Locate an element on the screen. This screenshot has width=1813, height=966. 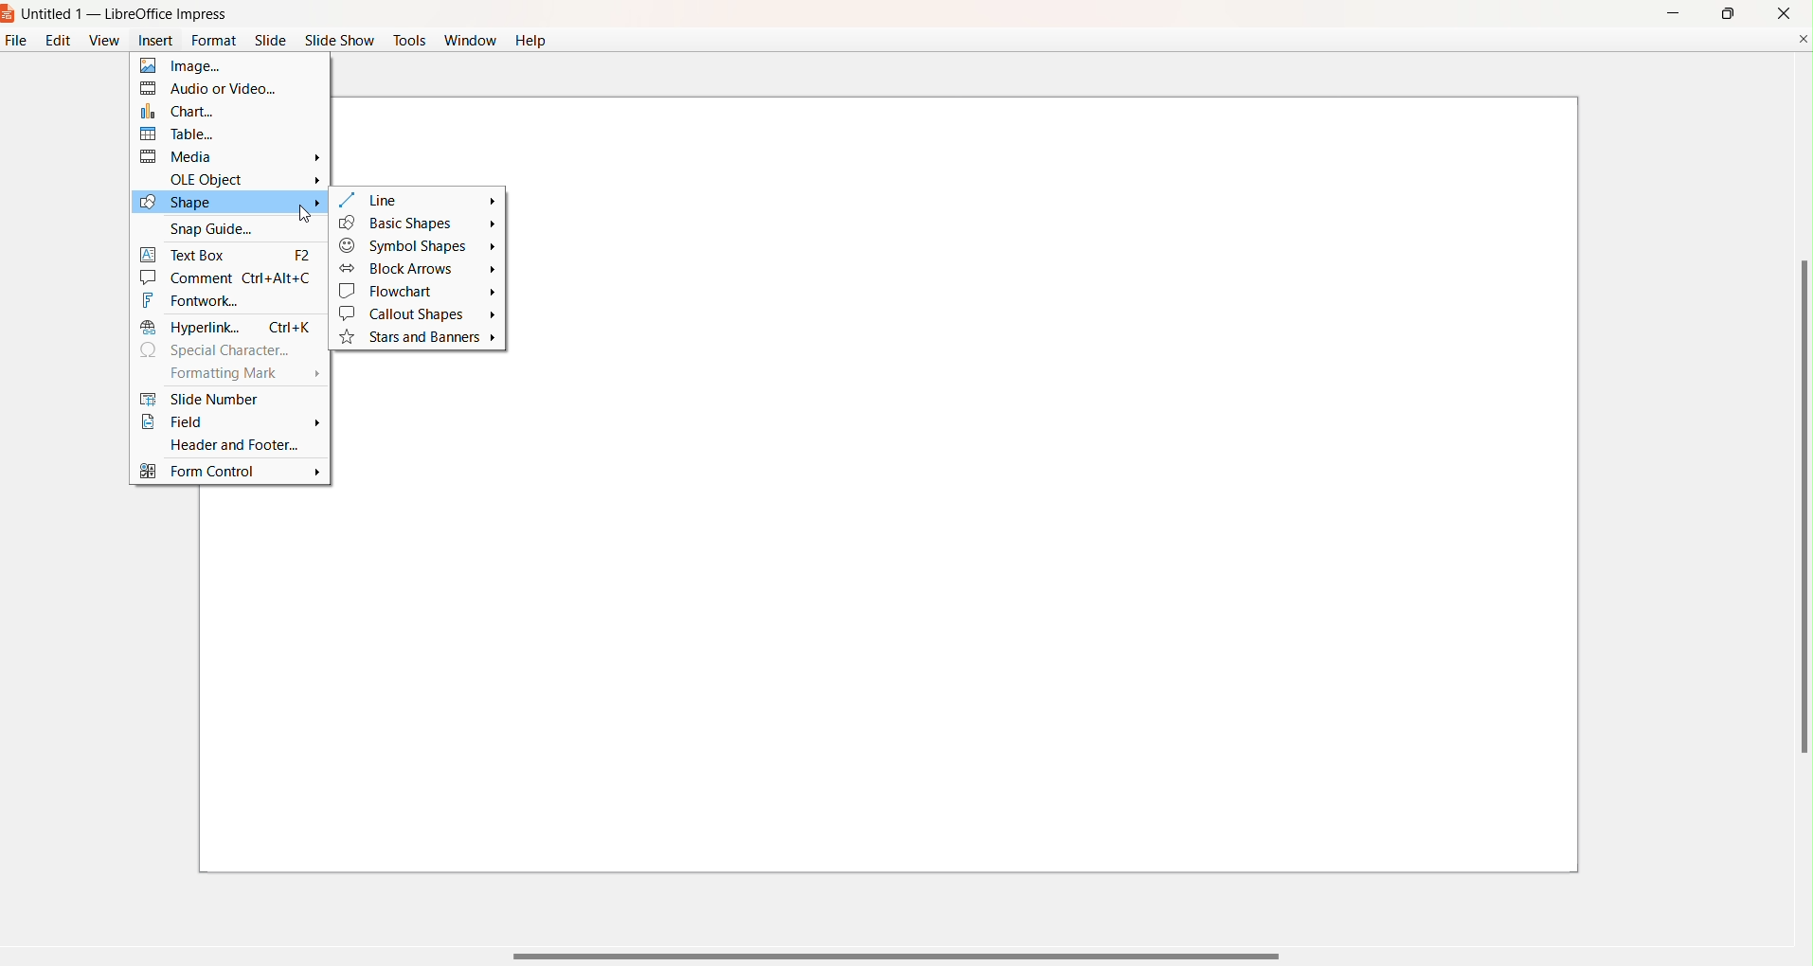
Flowchart is located at coordinates (418, 292).